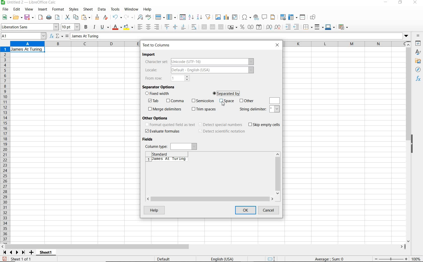  Describe the element at coordinates (67, 17) in the screenshot. I see `cut` at that location.